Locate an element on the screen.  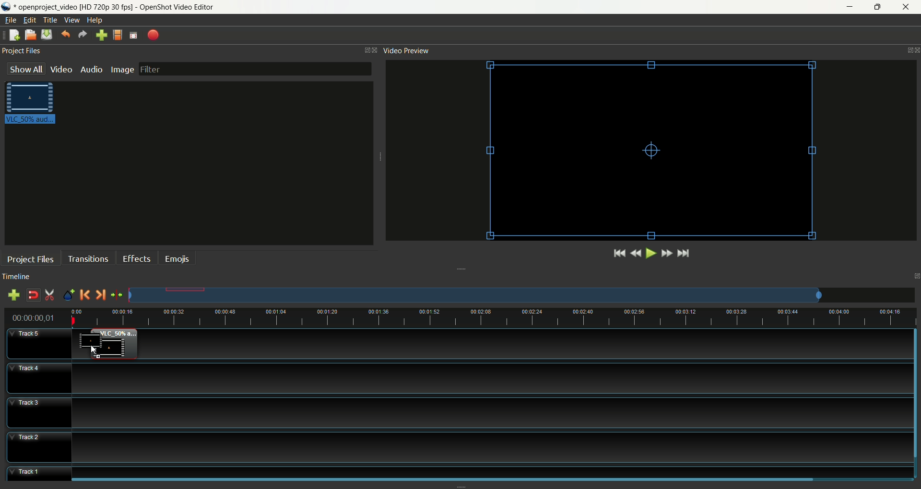
export video is located at coordinates (152, 35).